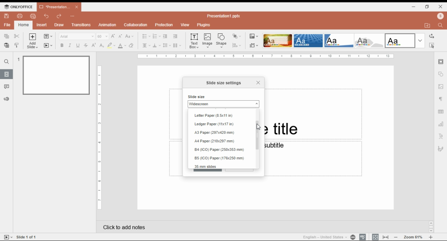 This screenshot has width=447, height=241. Describe the element at coordinates (94, 45) in the screenshot. I see `superscript` at that location.